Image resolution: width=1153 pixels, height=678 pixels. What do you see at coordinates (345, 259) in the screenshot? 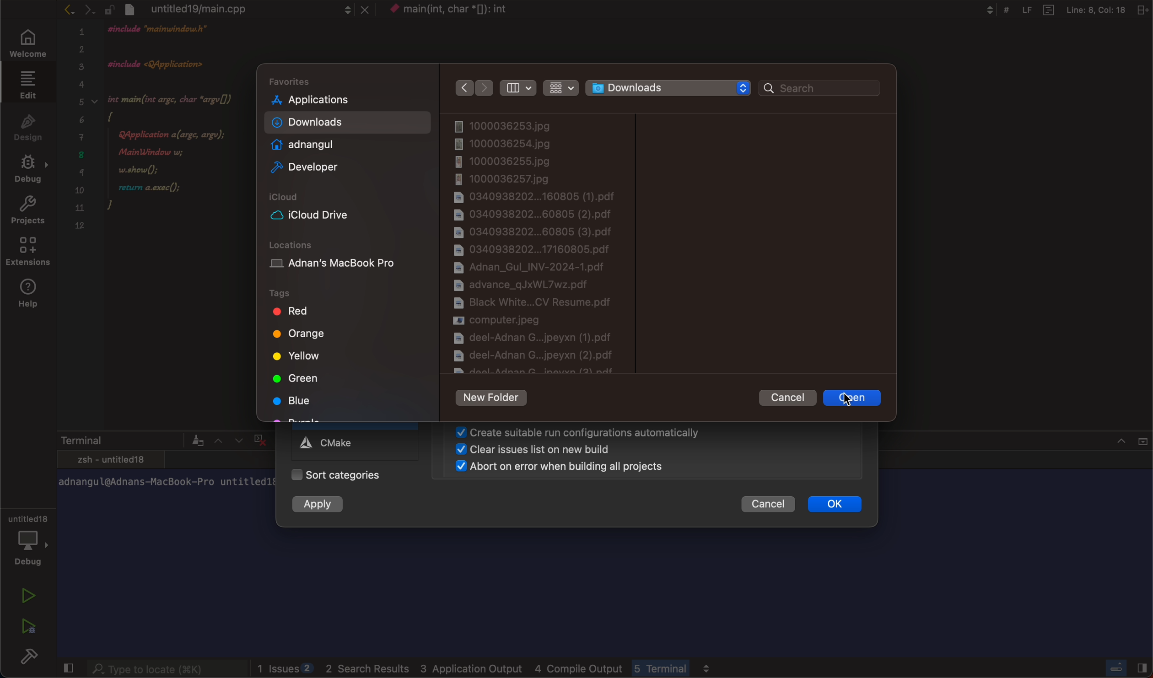
I see `location` at bounding box center [345, 259].